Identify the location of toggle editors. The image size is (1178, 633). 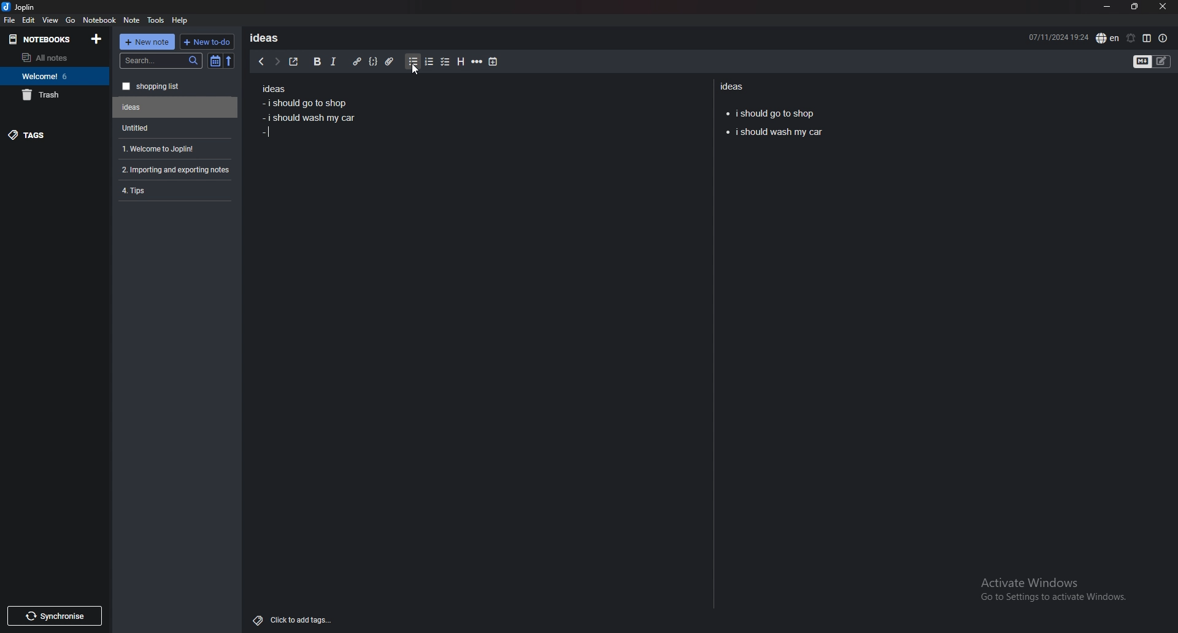
(1152, 63).